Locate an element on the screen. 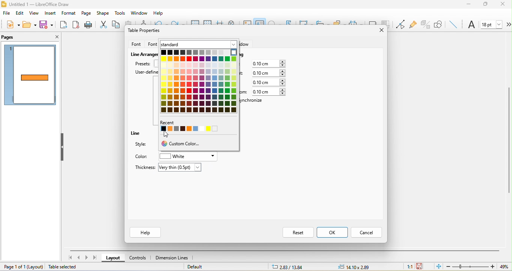 Image resolution: width=512 pixels, height=271 pixels. horizontal scroll bar is located at coordinates (284, 250).